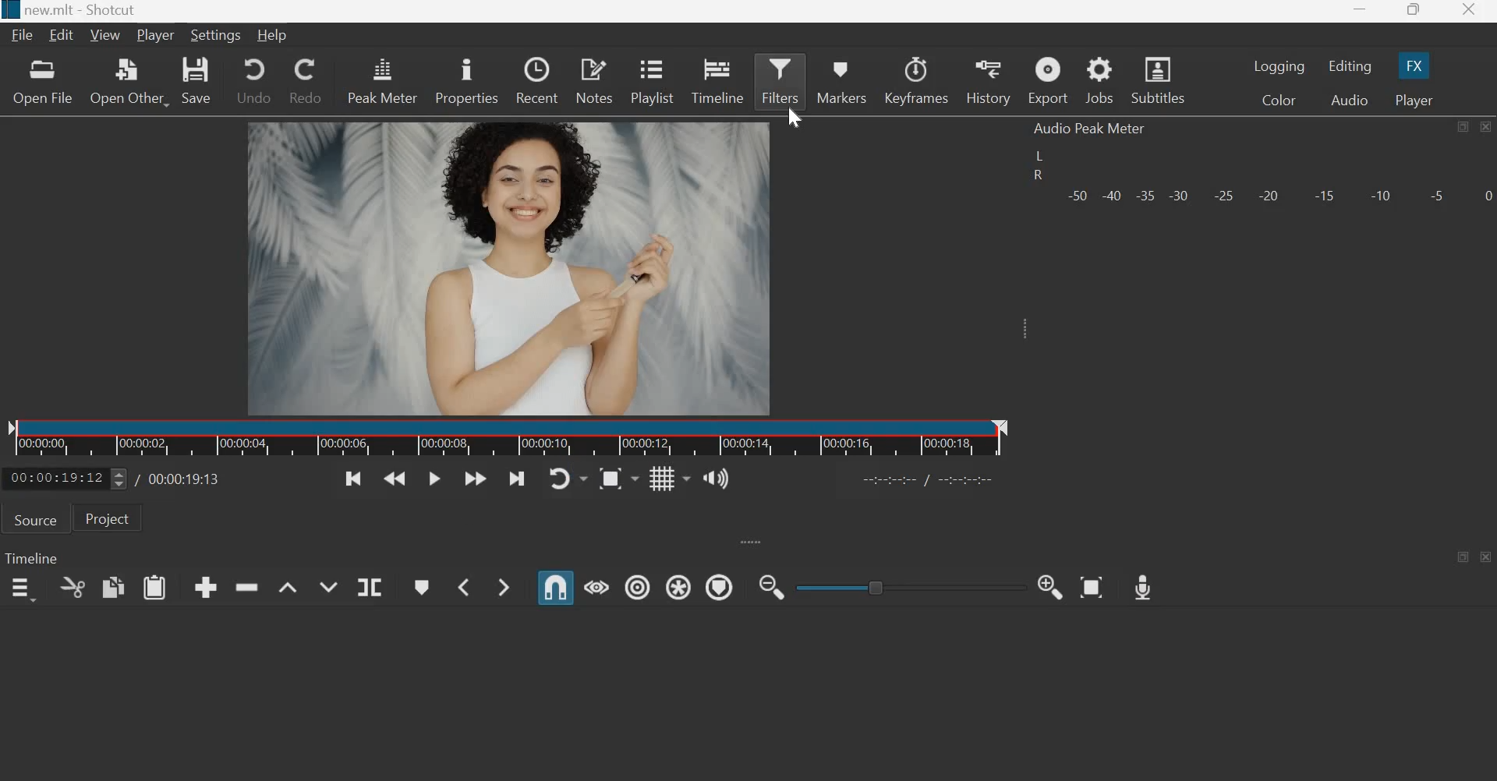  What do you see at coordinates (178, 477) in the screenshot?
I see `Total duration` at bounding box center [178, 477].